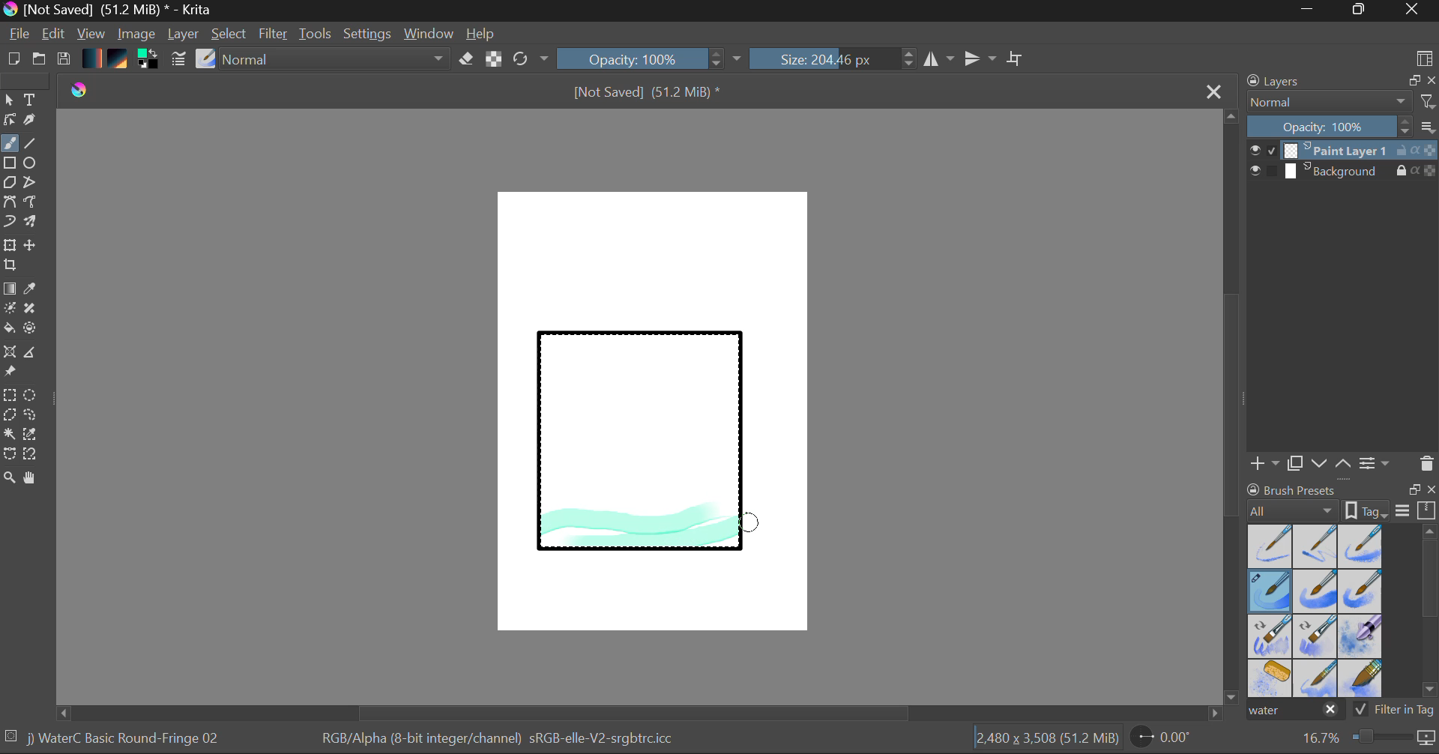 The height and width of the screenshot is (754, 1439). What do you see at coordinates (1427, 464) in the screenshot?
I see `Delete Layer` at bounding box center [1427, 464].